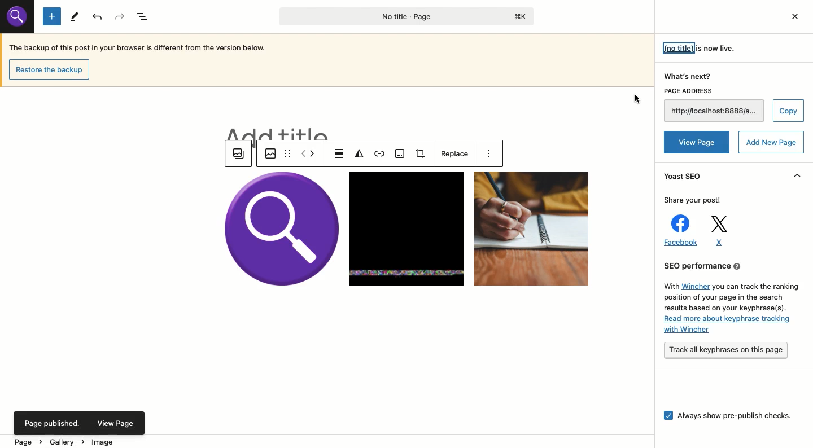  Describe the element at coordinates (98, 17) in the screenshot. I see `Undo` at that location.